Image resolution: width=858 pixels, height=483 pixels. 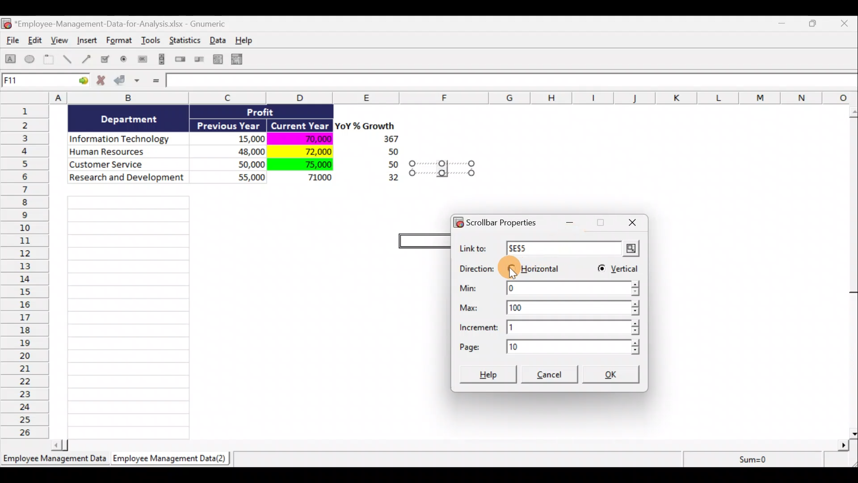 I want to click on Create a combo box, so click(x=241, y=59).